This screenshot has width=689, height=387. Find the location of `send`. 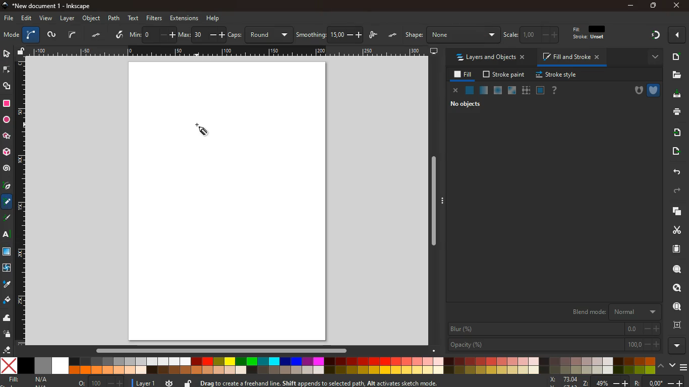

send is located at coordinates (675, 151).